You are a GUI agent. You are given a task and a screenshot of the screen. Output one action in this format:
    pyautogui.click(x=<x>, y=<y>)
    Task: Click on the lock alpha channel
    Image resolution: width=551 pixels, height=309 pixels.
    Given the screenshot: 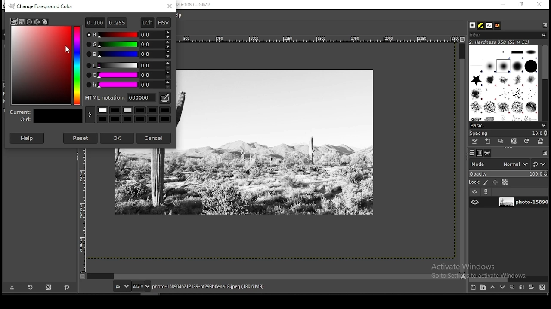 What is the action you would take?
    pyautogui.click(x=505, y=182)
    